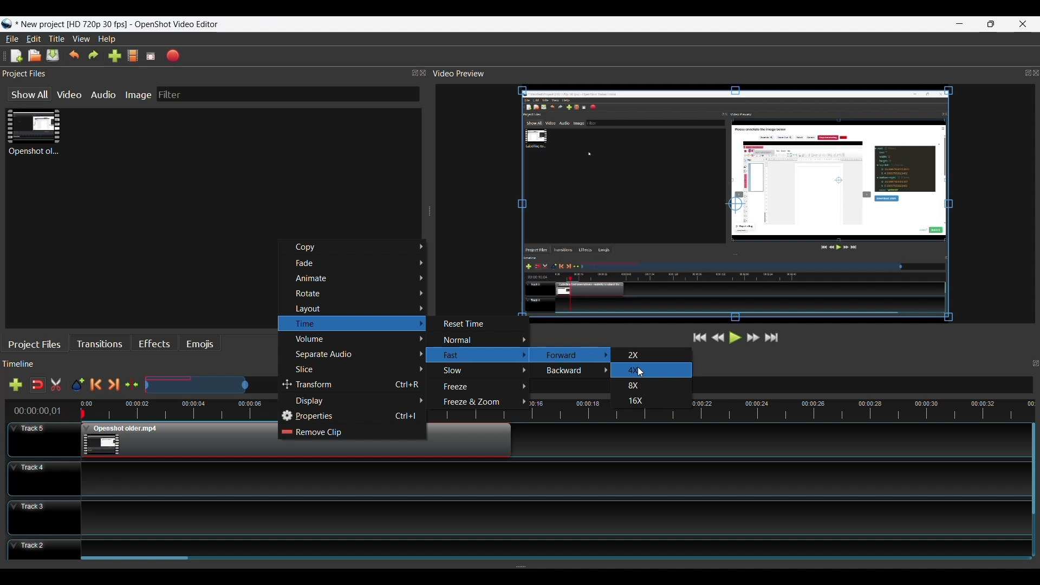  I want to click on File, so click(11, 40).